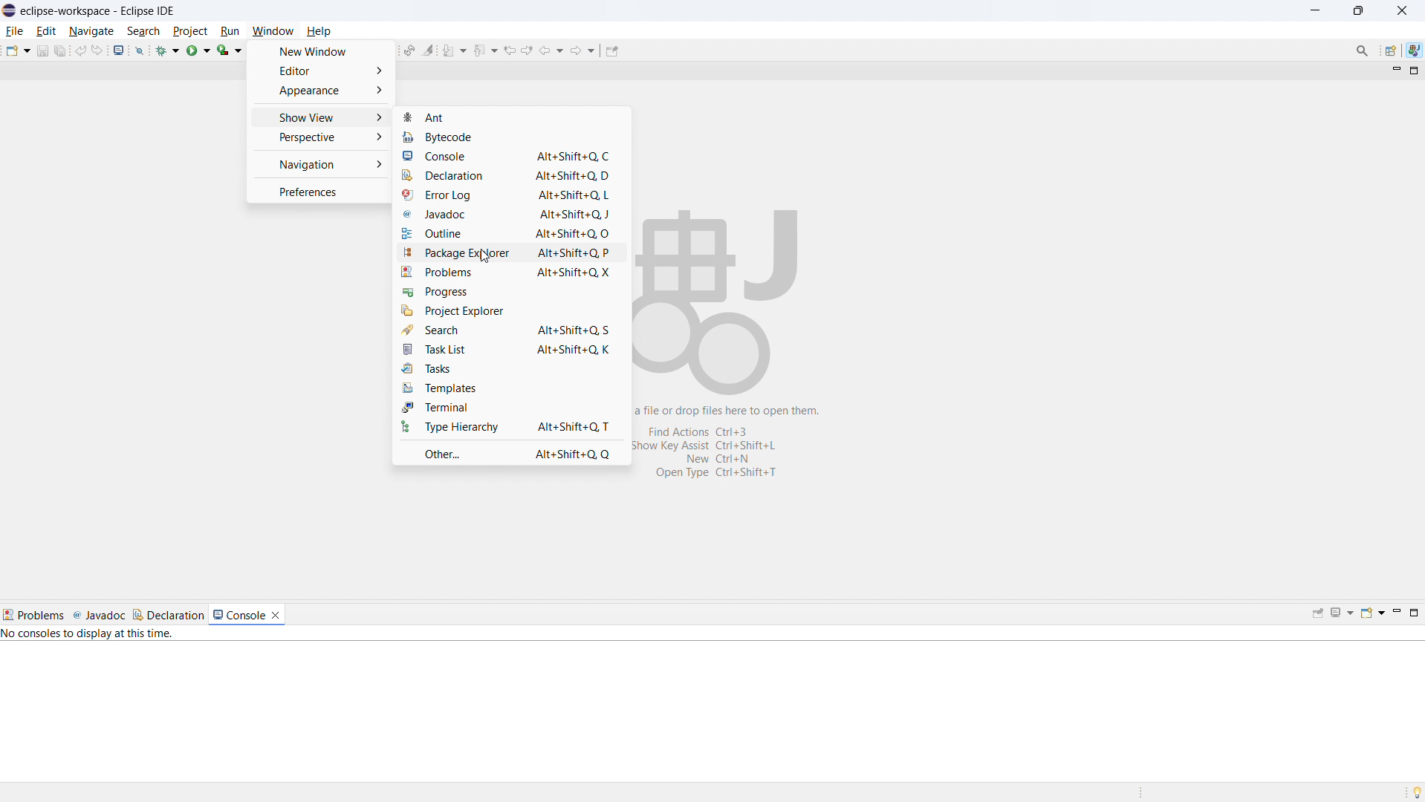 Image resolution: width=1425 pixels, height=802 pixels. What do you see at coordinates (238, 615) in the screenshot?
I see `console` at bounding box center [238, 615].